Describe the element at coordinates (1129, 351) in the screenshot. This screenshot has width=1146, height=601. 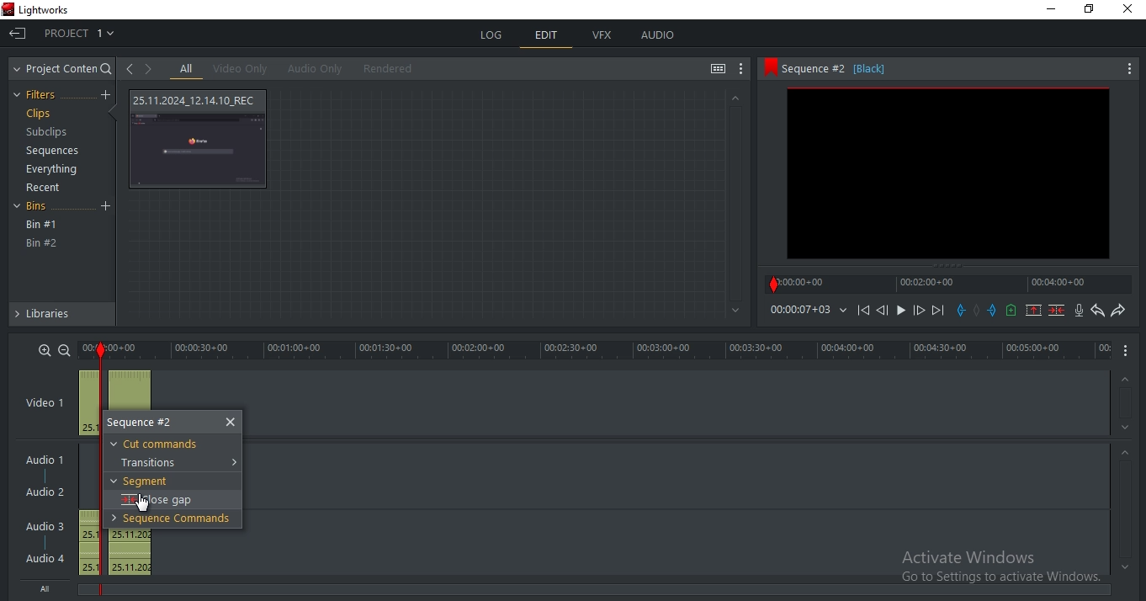
I see `More Options` at that location.